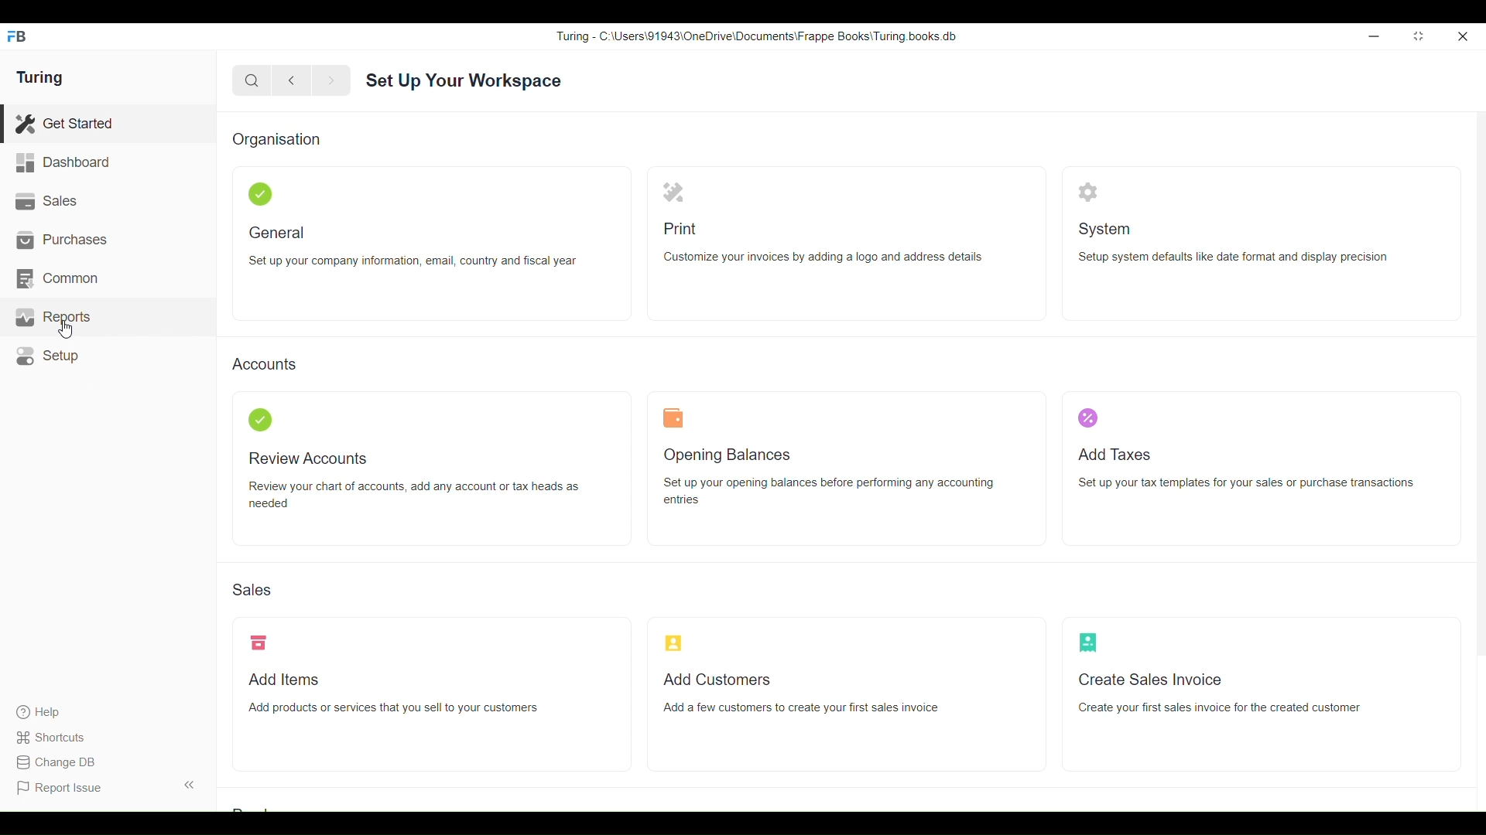  What do you see at coordinates (1246, 469) in the screenshot?
I see `Add Taxes Set up your tax templates for your sales or purchase transactions` at bounding box center [1246, 469].